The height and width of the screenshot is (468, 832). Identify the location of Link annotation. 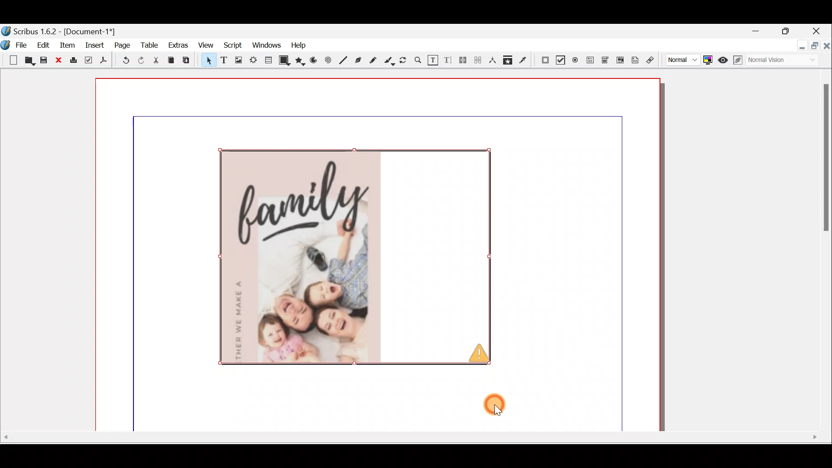
(651, 60).